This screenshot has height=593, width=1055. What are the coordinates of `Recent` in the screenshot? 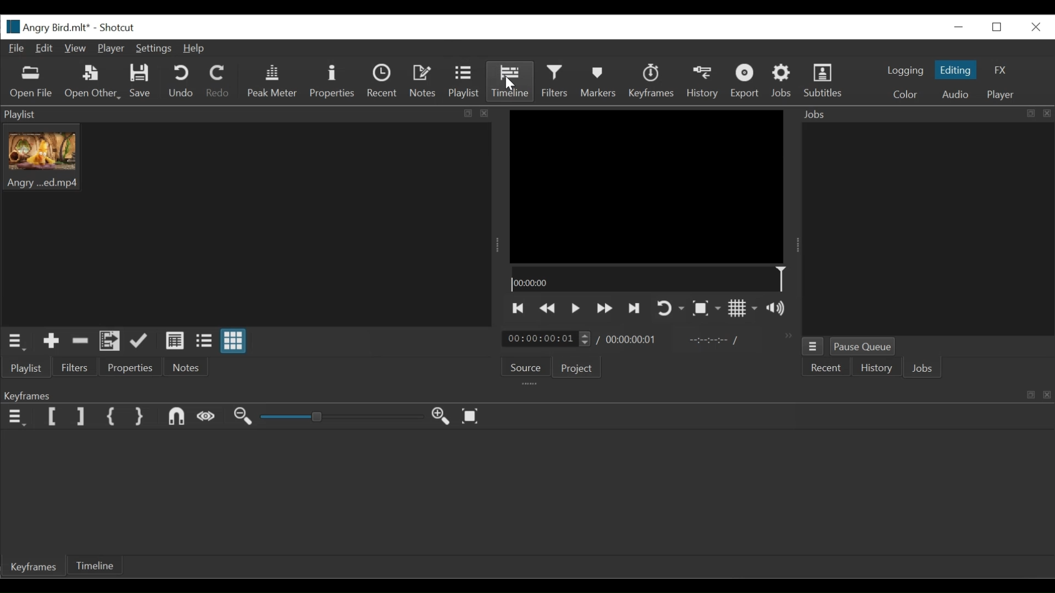 It's located at (384, 81).